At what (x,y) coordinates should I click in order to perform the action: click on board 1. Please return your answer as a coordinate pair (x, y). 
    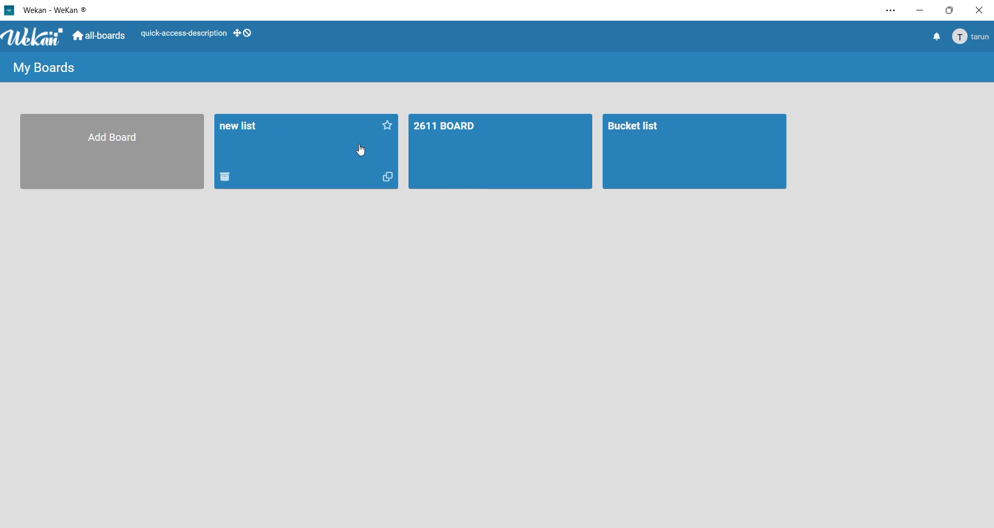
    Looking at the image, I should click on (500, 153).